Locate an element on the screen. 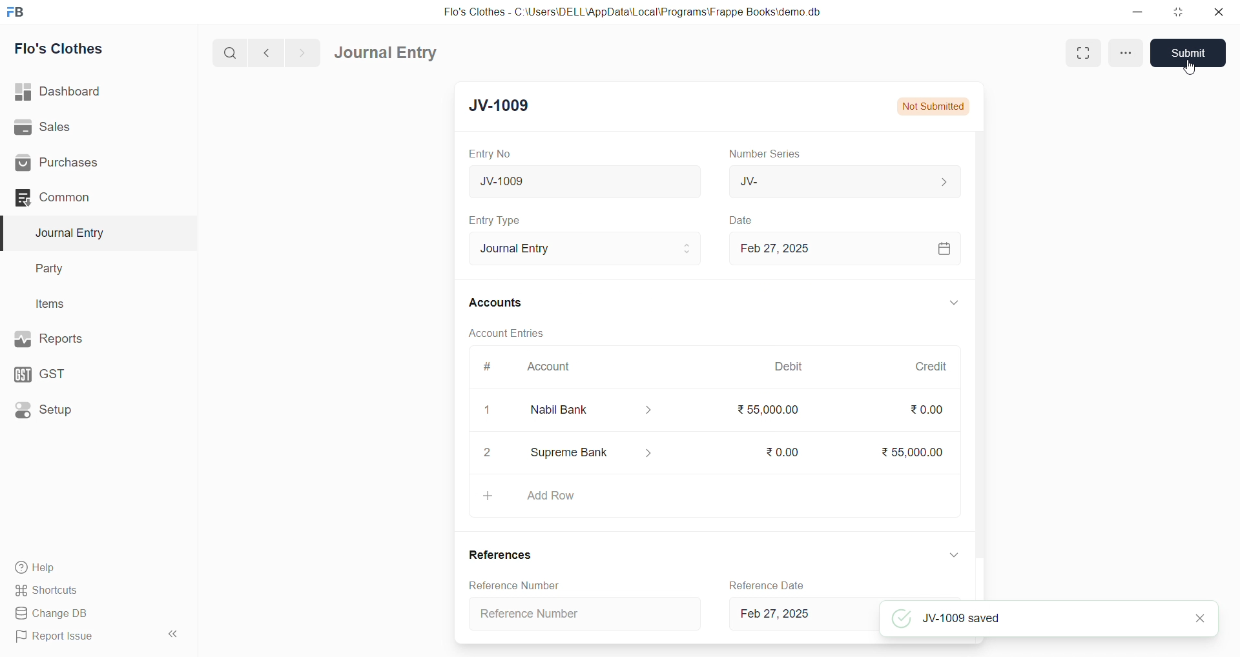 This screenshot has width=1240, height=657. more options is located at coordinates (1123, 52).